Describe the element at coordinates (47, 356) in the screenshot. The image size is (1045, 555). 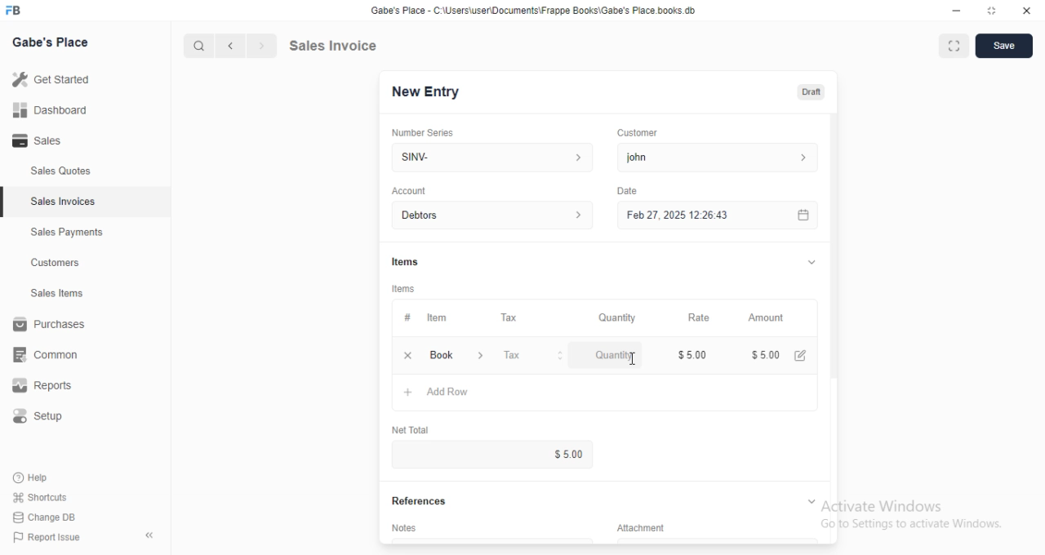
I see `common` at that location.